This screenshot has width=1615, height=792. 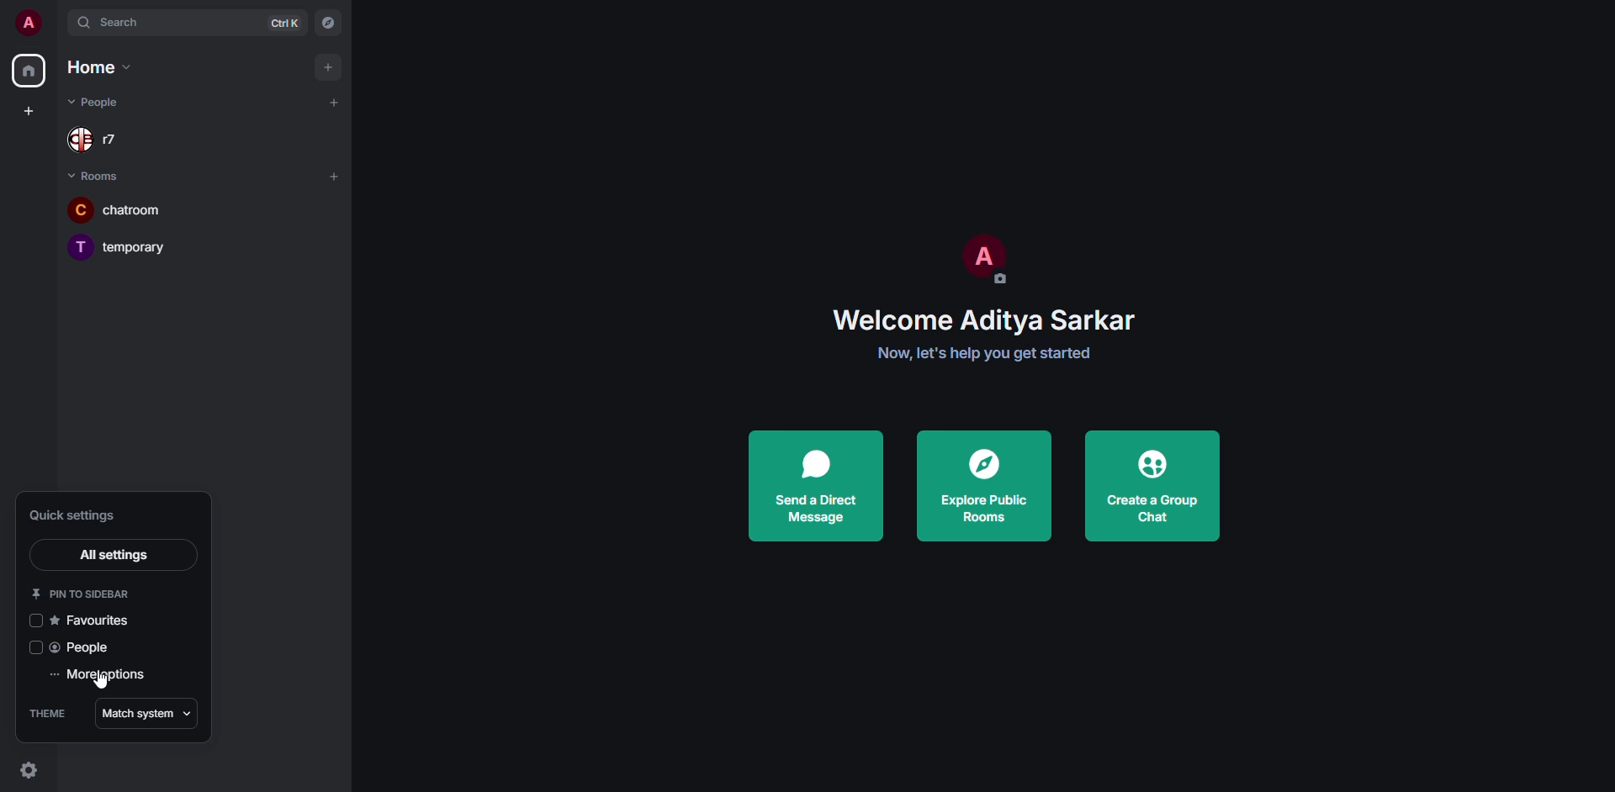 I want to click on people, so click(x=82, y=649).